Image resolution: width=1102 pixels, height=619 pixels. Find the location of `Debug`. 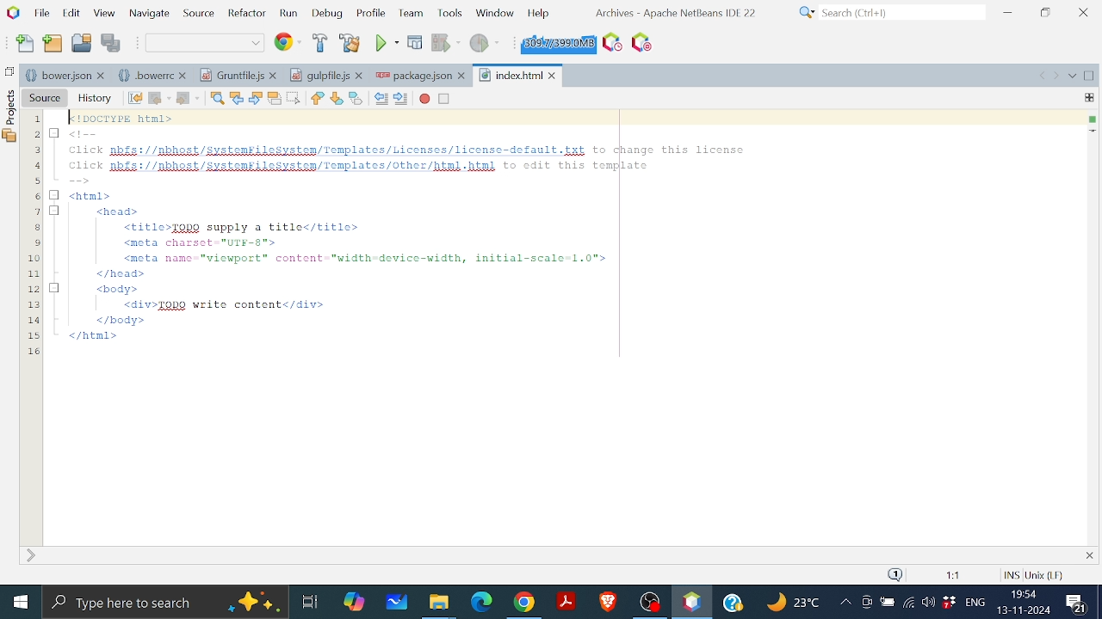

Debug is located at coordinates (414, 42).